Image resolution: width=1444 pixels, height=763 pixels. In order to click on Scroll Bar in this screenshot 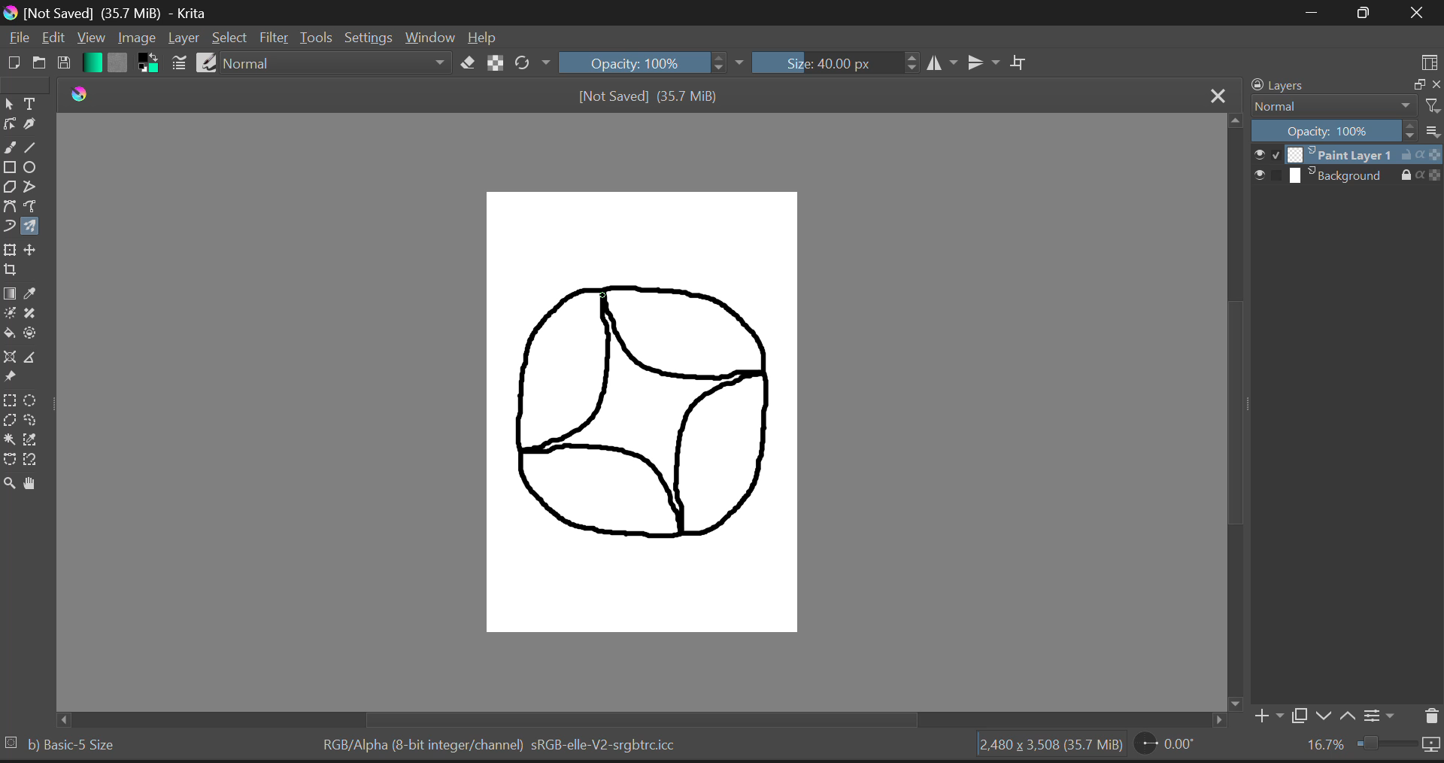, I will do `click(629, 720)`.